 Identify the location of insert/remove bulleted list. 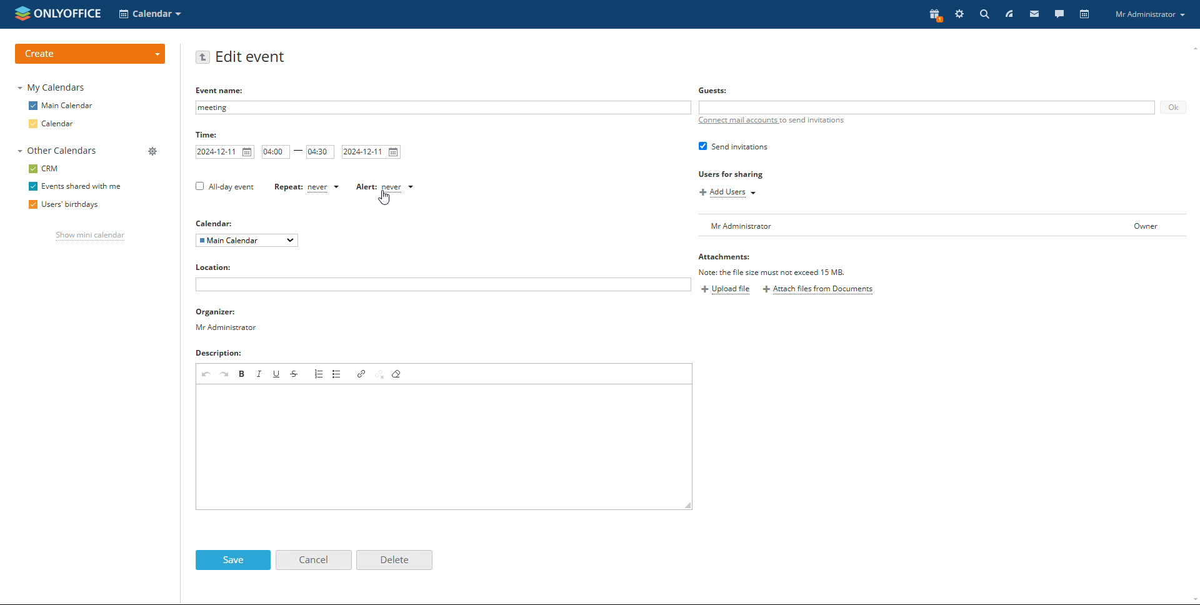
(338, 374).